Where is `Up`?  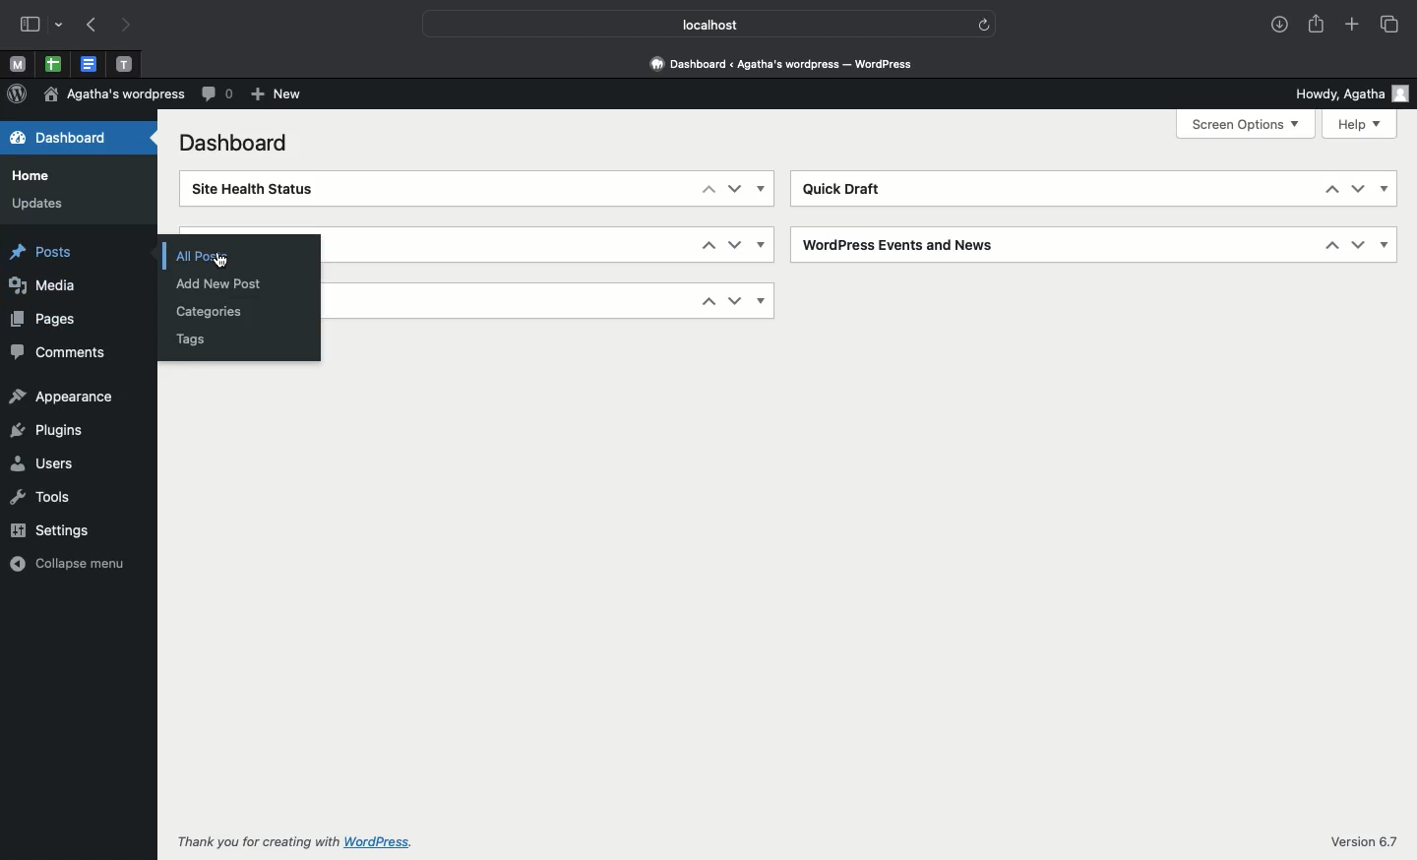 Up is located at coordinates (1328, 189).